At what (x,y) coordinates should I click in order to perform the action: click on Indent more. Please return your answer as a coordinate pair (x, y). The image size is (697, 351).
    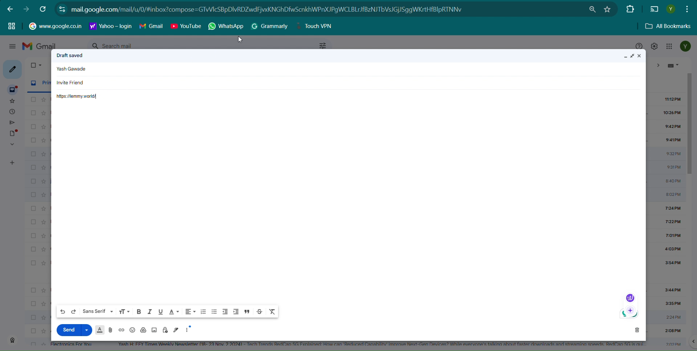
    Looking at the image, I should click on (236, 312).